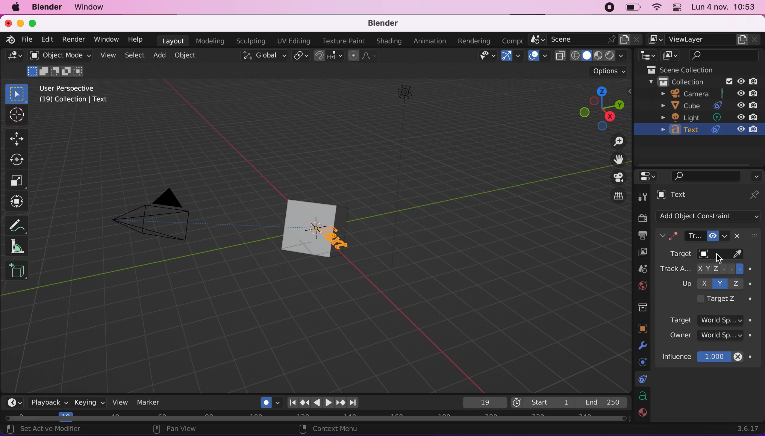  Describe the element at coordinates (302, 229) in the screenshot. I see `cube` at that location.